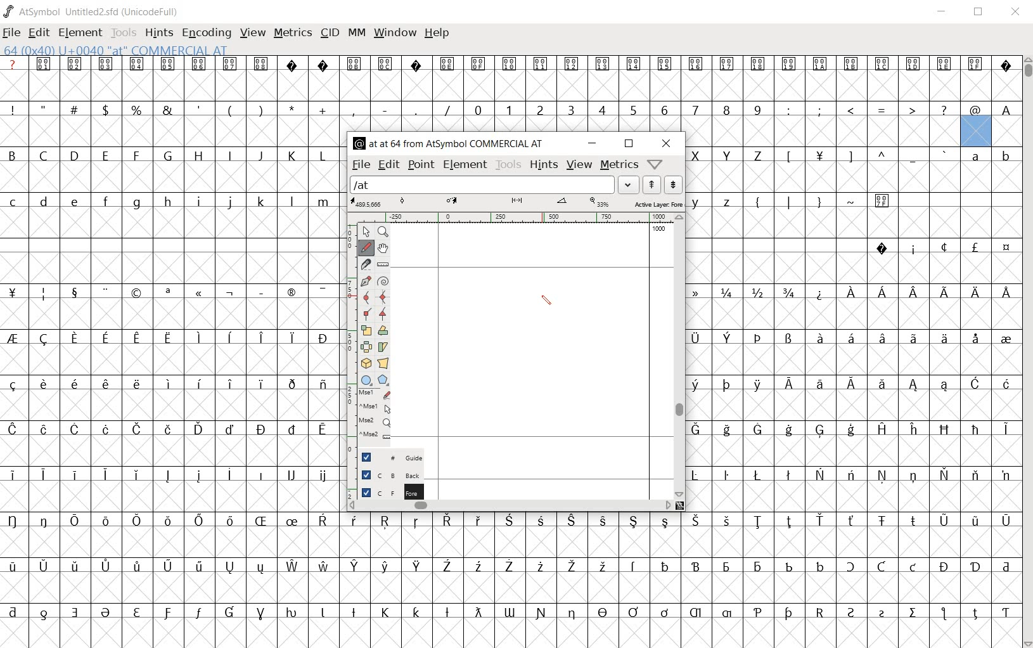  What do you see at coordinates (512, 219) in the screenshot?
I see `ruler` at bounding box center [512, 219].